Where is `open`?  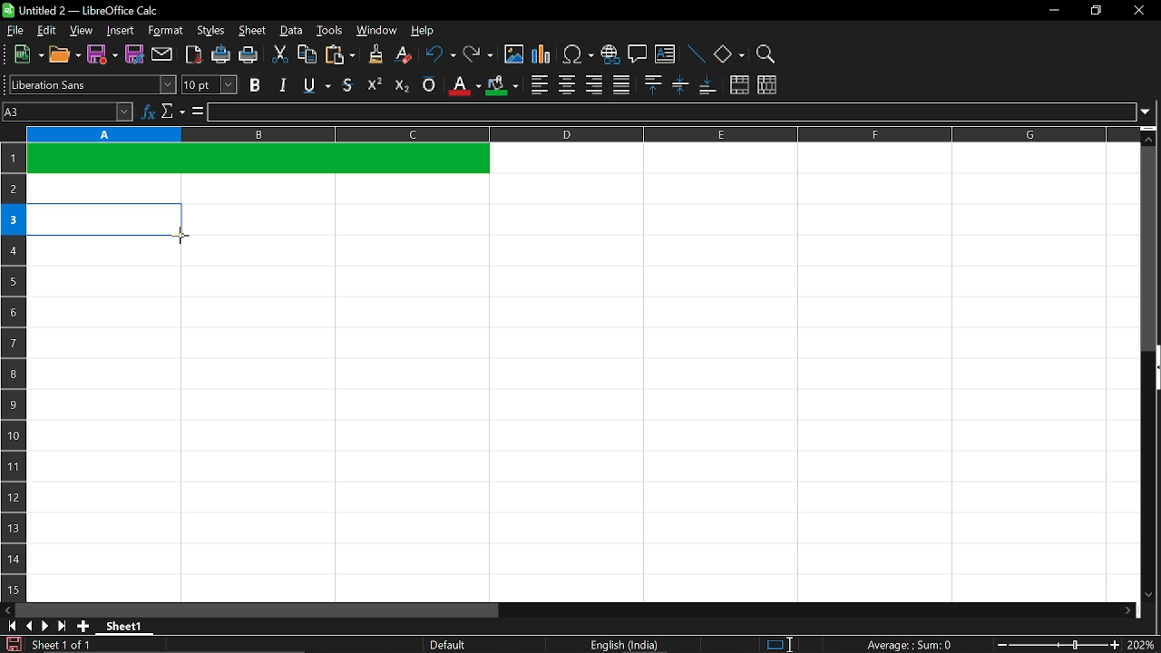
open is located at coordinates (64, 56).